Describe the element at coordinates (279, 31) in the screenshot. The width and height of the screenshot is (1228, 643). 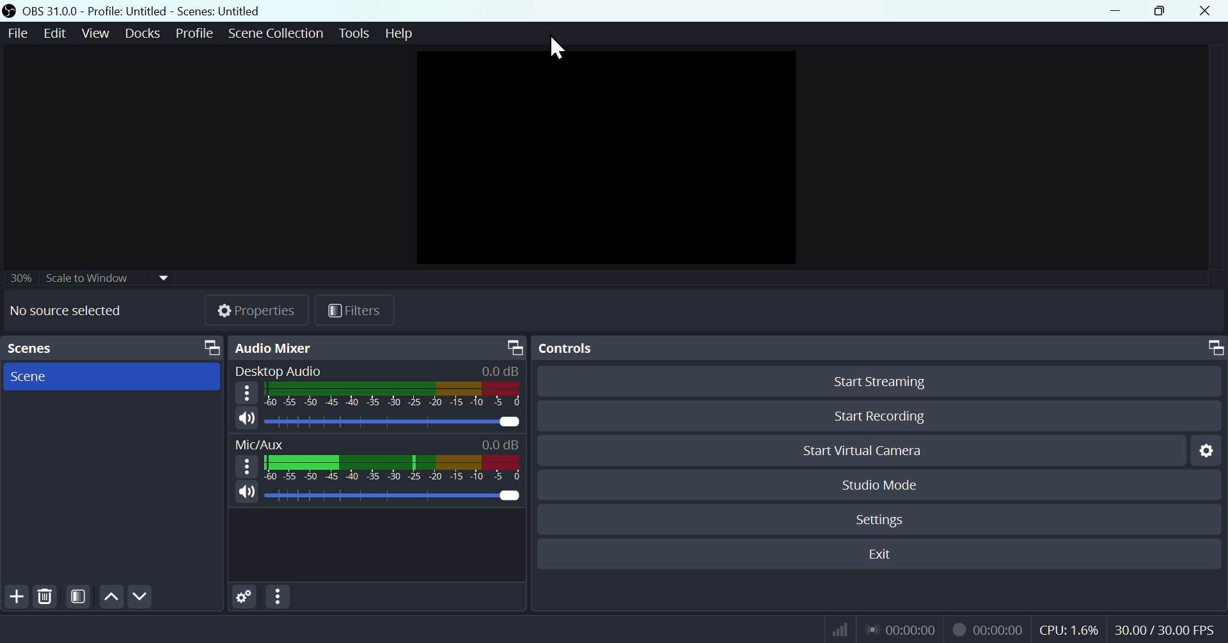
I see `Scene collection` at that location.